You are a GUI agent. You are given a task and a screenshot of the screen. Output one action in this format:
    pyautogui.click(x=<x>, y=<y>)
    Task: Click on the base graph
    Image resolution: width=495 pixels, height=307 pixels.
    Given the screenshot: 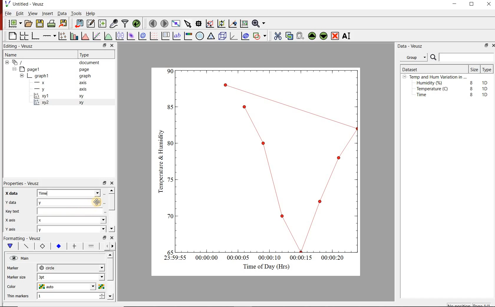 What is the action you would take?
    pyautogui.click(x=36, y=35)
    